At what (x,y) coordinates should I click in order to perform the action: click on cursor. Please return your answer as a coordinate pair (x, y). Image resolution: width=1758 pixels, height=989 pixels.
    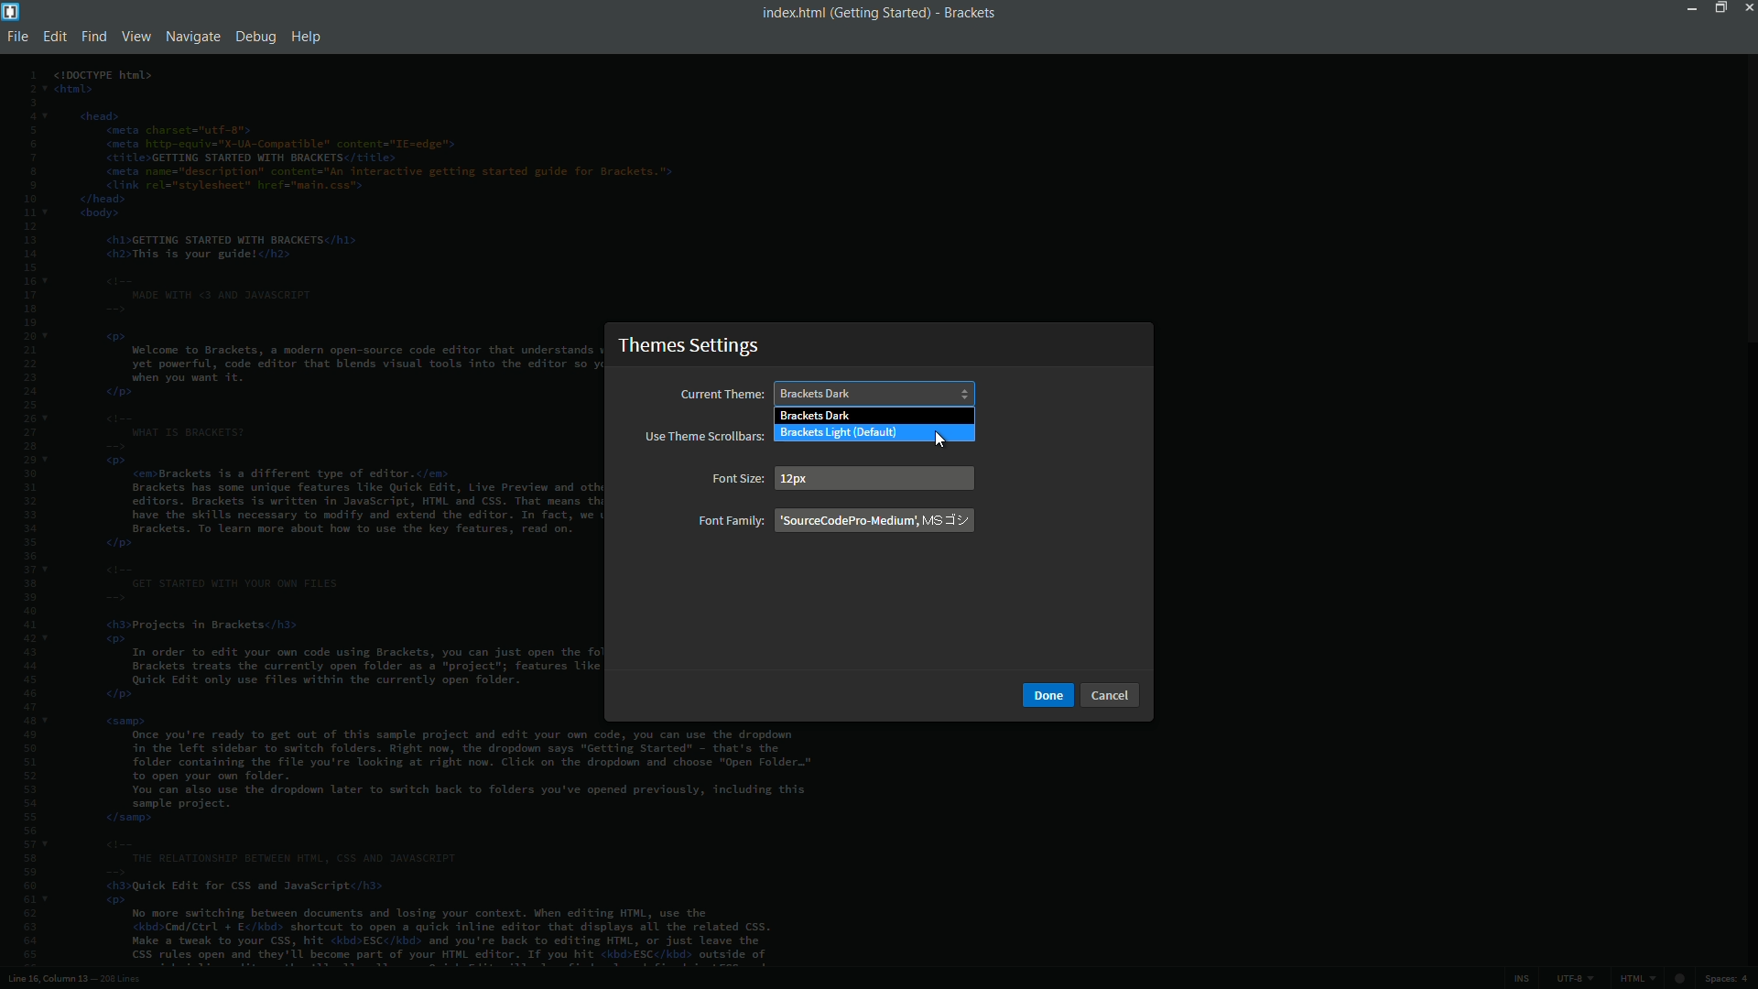
    Looking at the image, I should click on (941, 441).